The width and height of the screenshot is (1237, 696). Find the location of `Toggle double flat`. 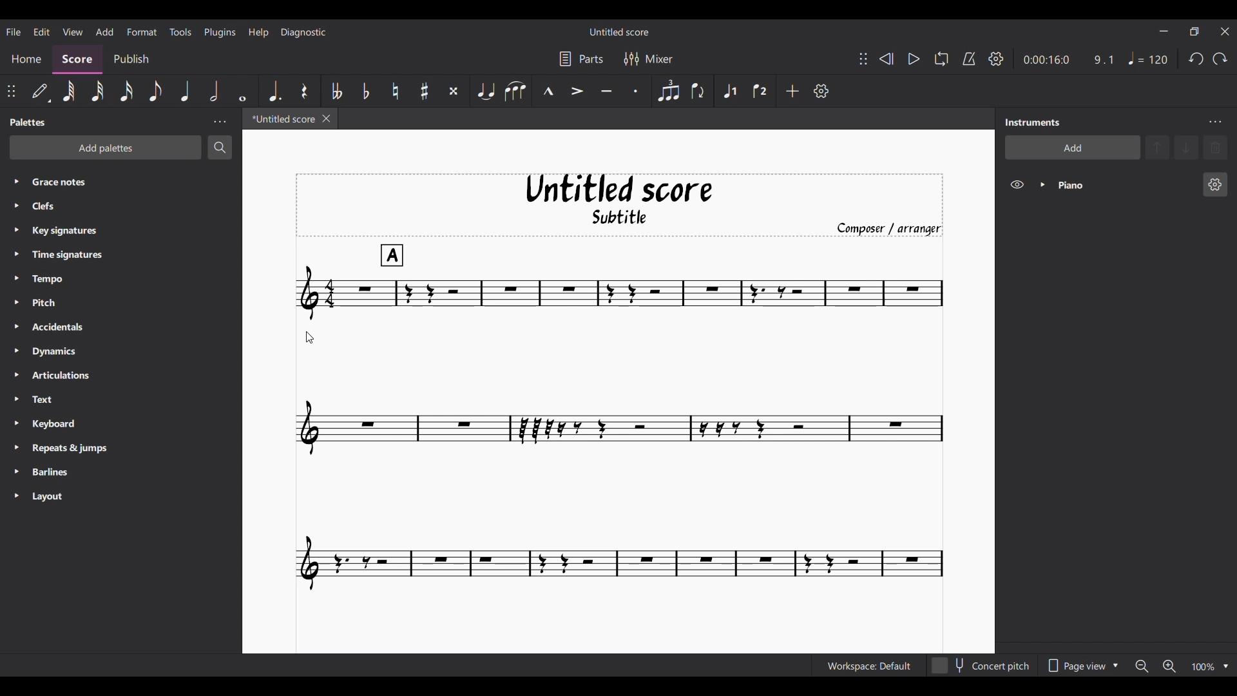

Toggle double flat is located at coordinates (337, 91).